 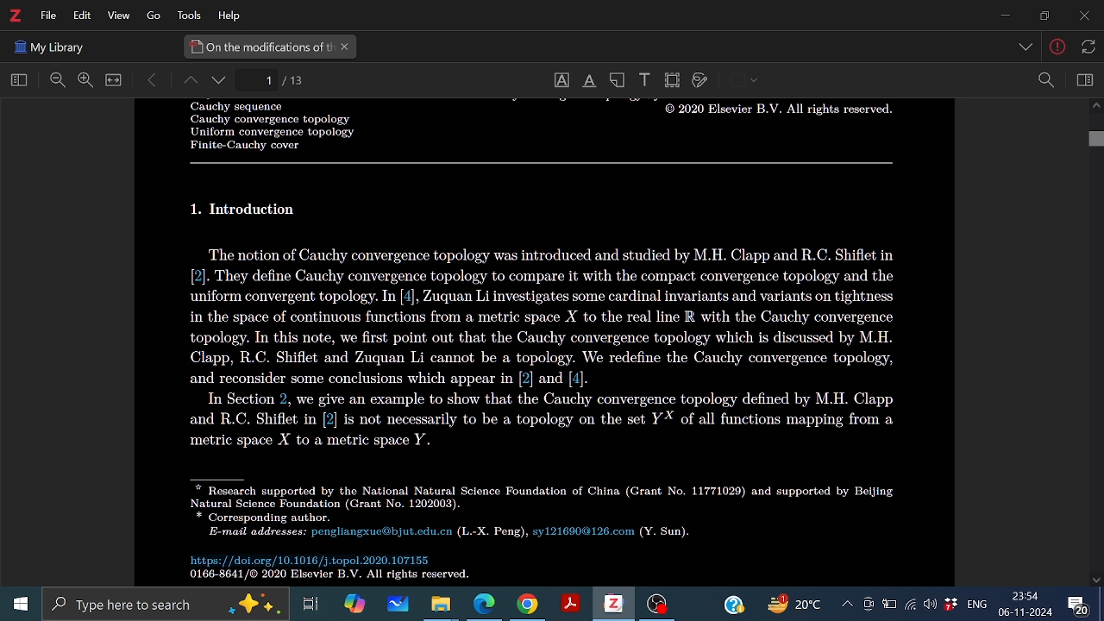 What do you see at coordinates (1084, 603) in the screenshot?
I see `Comment` at bounding box center [1084, 603].